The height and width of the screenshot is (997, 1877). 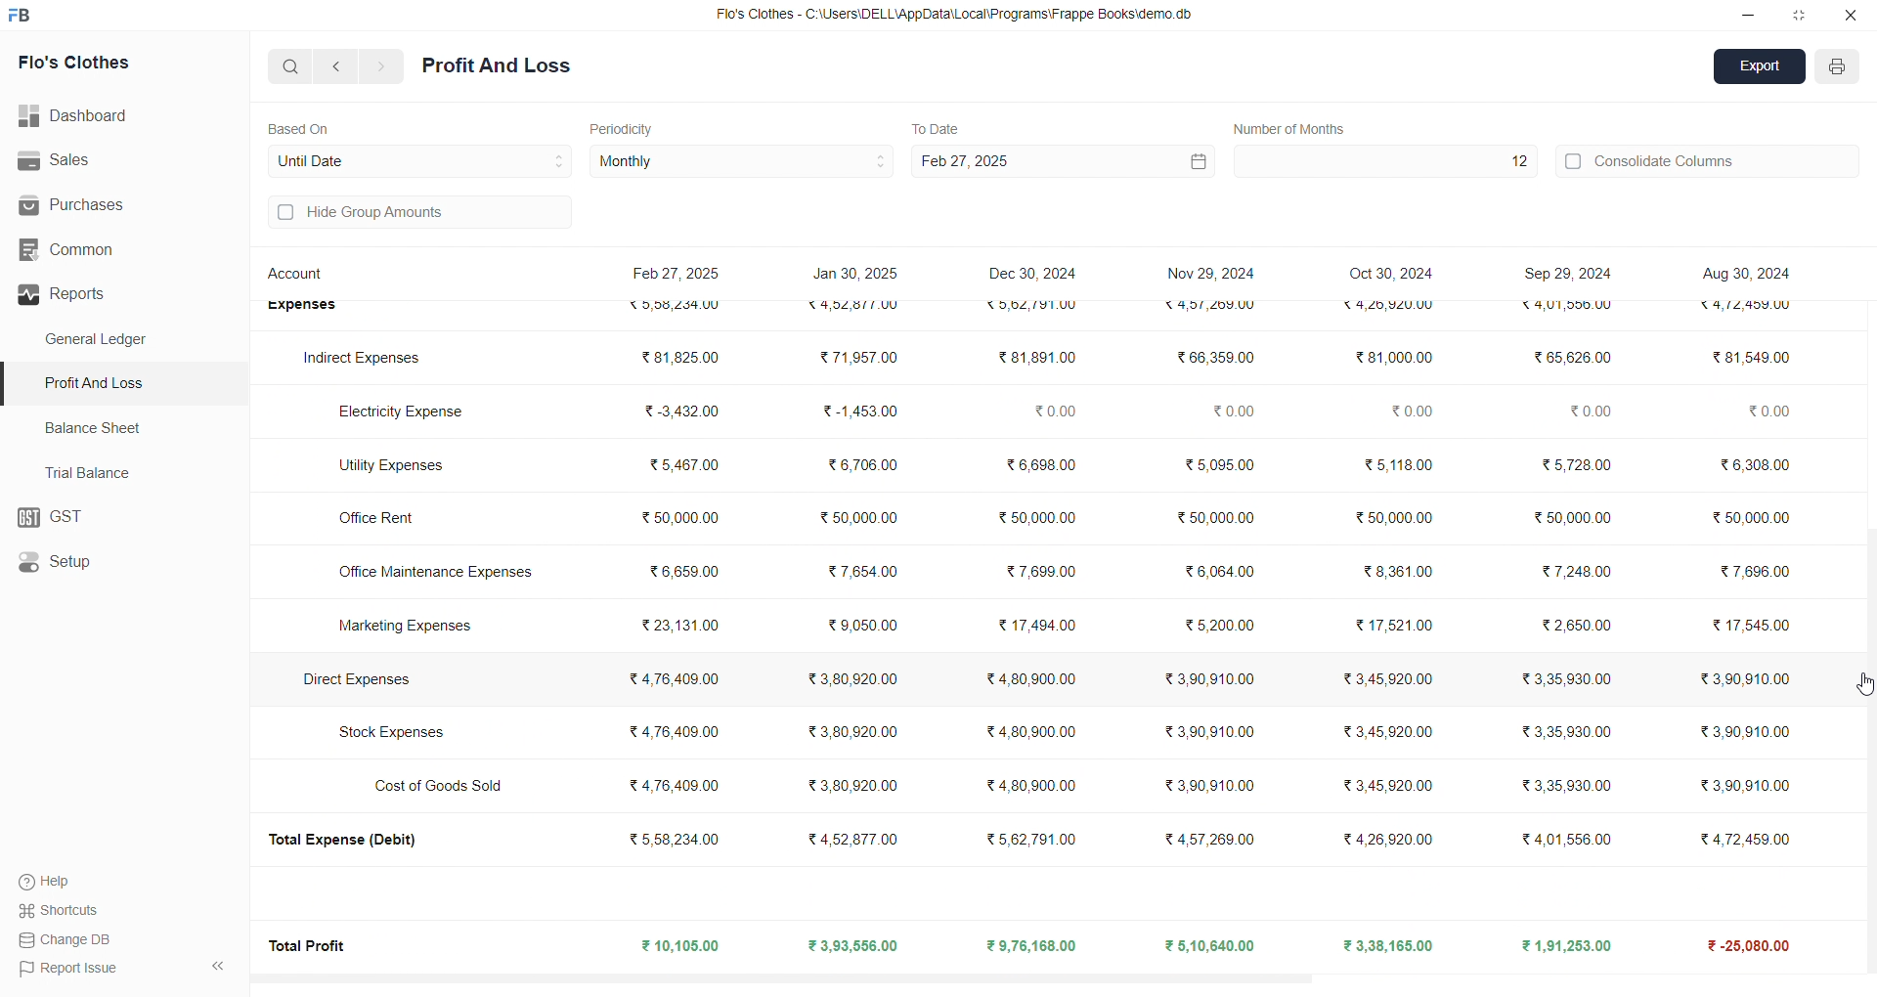 What do you see at coordinates (1799, 15) in the screenshot?
I see `resize` at bounding box center [1799, 15].